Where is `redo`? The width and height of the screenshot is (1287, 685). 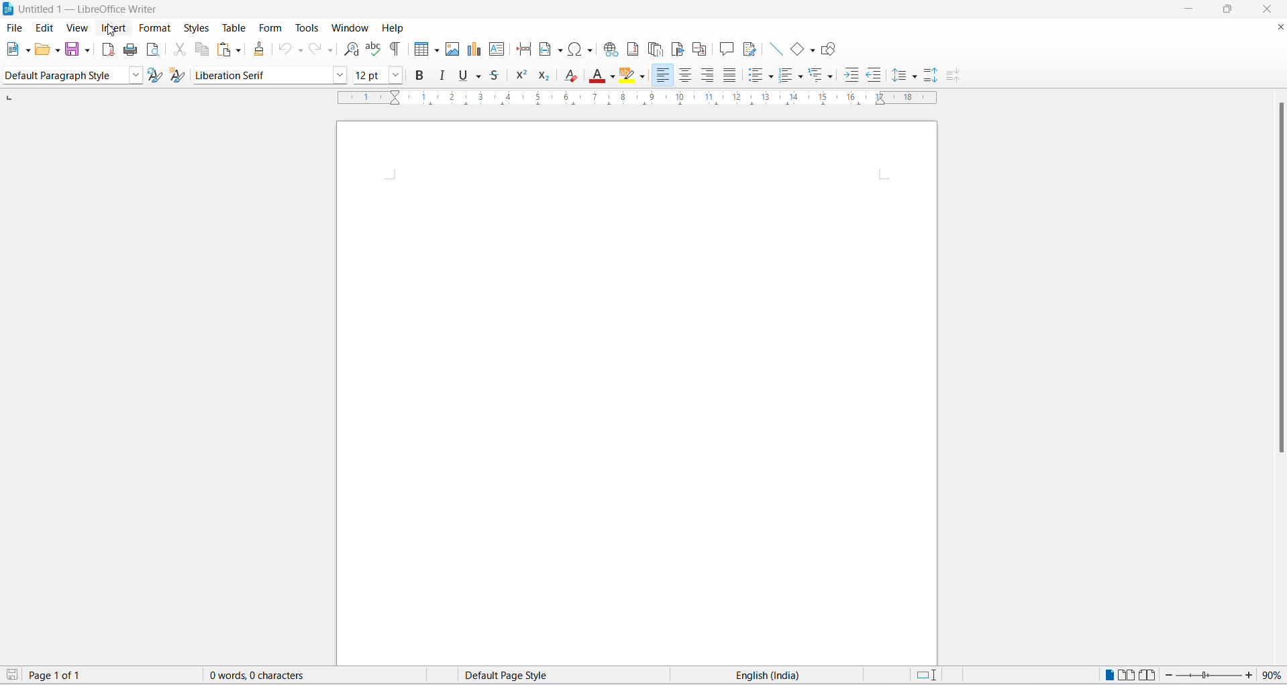
redo is located at coordinates (321, 50).